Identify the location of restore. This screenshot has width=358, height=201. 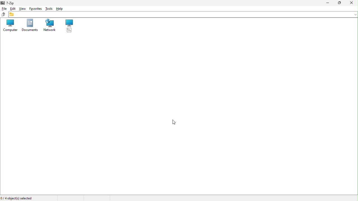
(341, 3).